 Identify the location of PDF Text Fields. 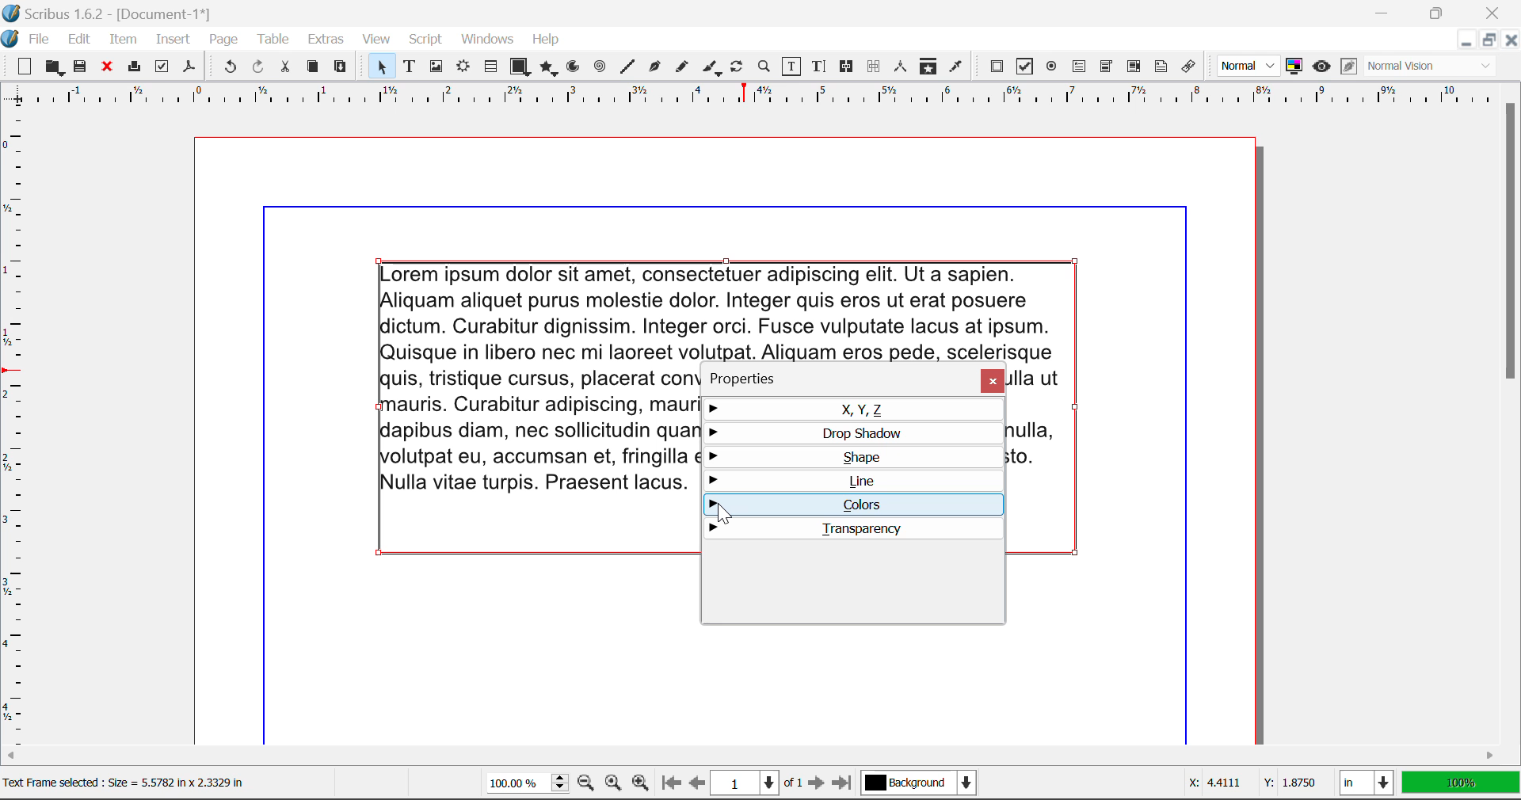
(1079, 67).